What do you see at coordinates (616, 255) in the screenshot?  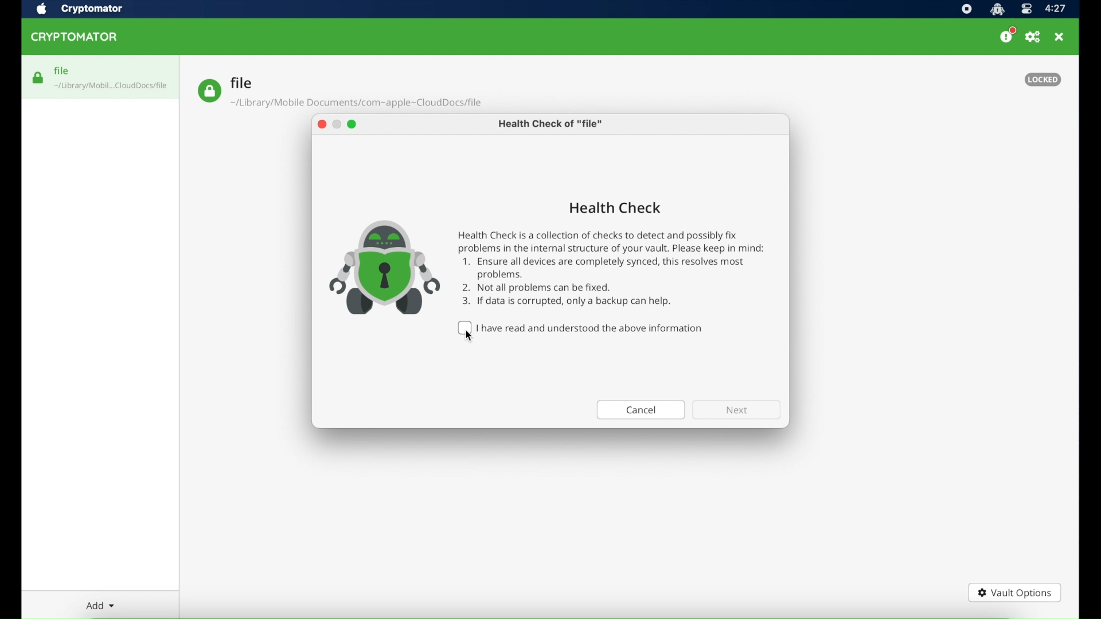 I see `Health Check
Health Check is a collection of checks to detect and possibly fix
problems in the internal structure of your vault. Please keep in mind:
1. Ensure all devices are completely synced, this resolves most
problems.
2. Not all problems can be fixed.
3. If data is corrupted, only a backup can help.` at bounding box center [616, 255].